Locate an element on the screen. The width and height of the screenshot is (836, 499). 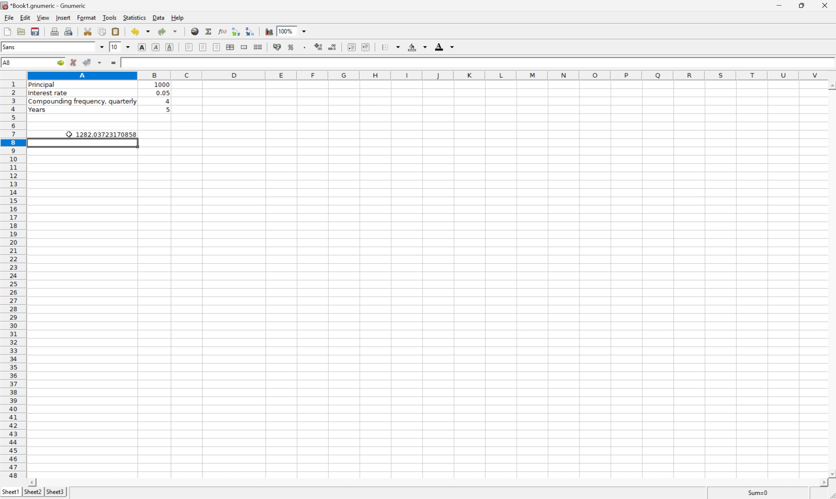
file is located at coordinates (8, 17).